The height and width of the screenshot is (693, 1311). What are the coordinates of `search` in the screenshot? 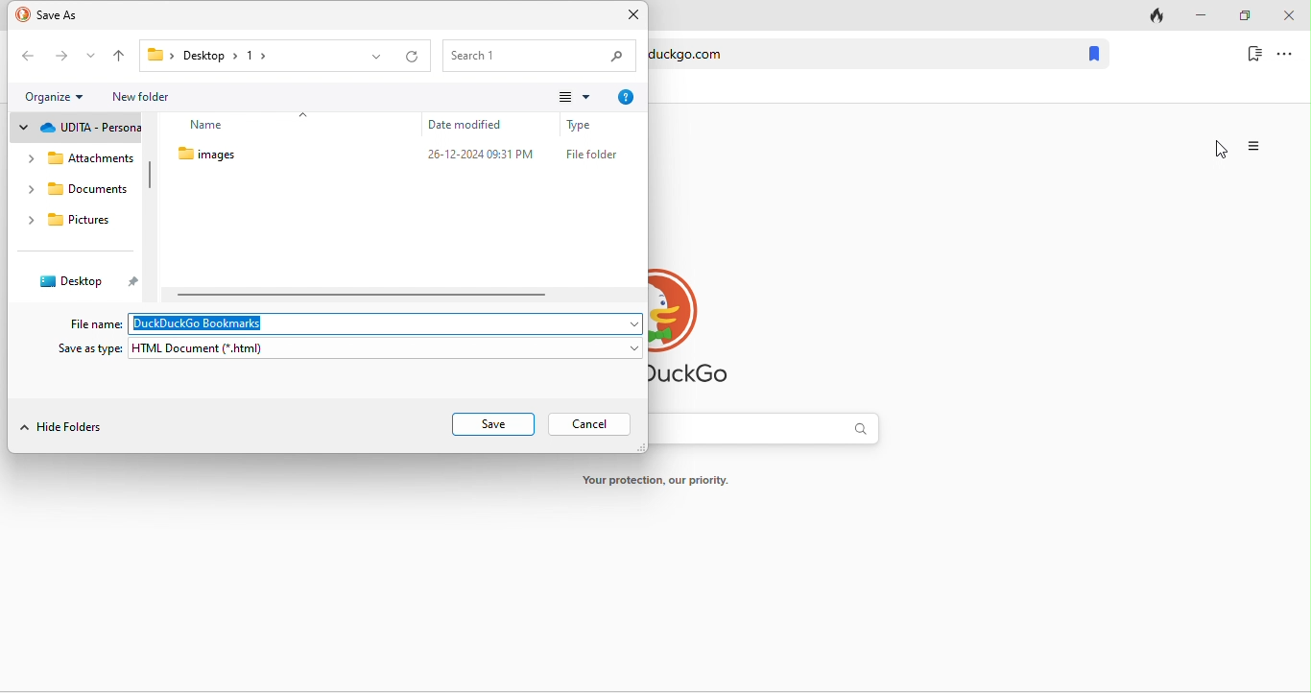 It's located at (539, 55).